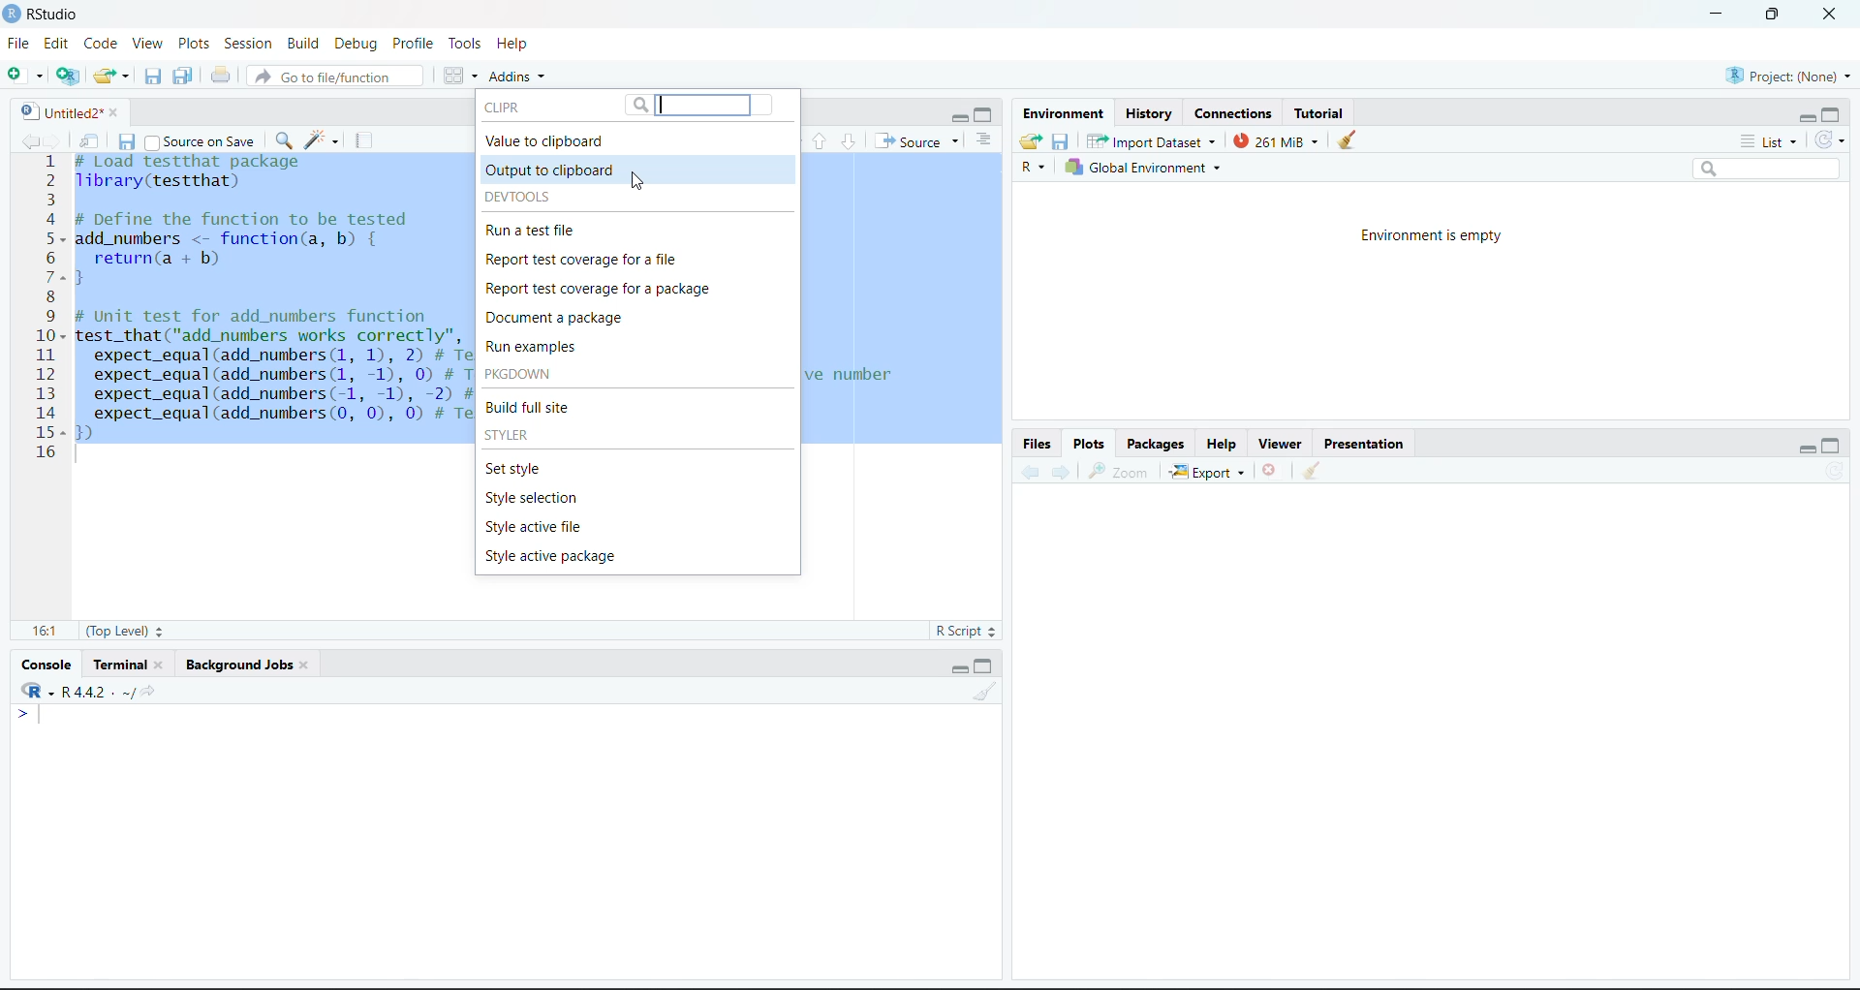 The width and height of the screenshot is (1860, 990). I want to click on Viewer, so click(1279, 445).